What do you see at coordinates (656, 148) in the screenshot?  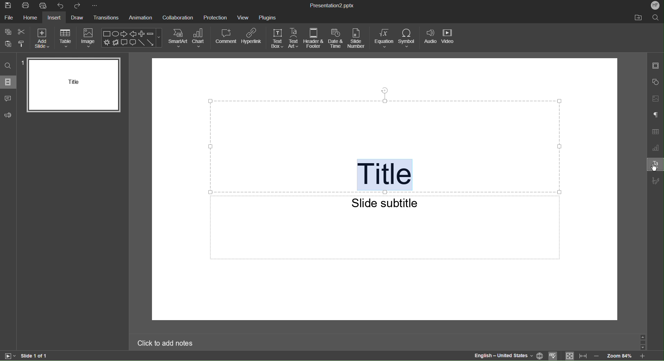 I see `Graph Settings` at bounding box center [656, 148].